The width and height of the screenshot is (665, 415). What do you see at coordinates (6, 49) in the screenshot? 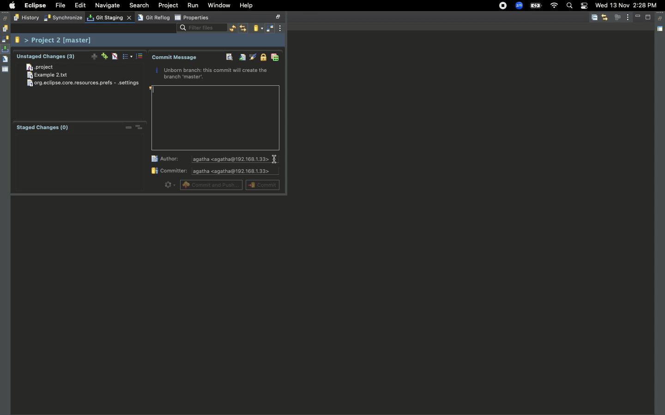
I see `Git staging ` at bounding box center [6, 49].